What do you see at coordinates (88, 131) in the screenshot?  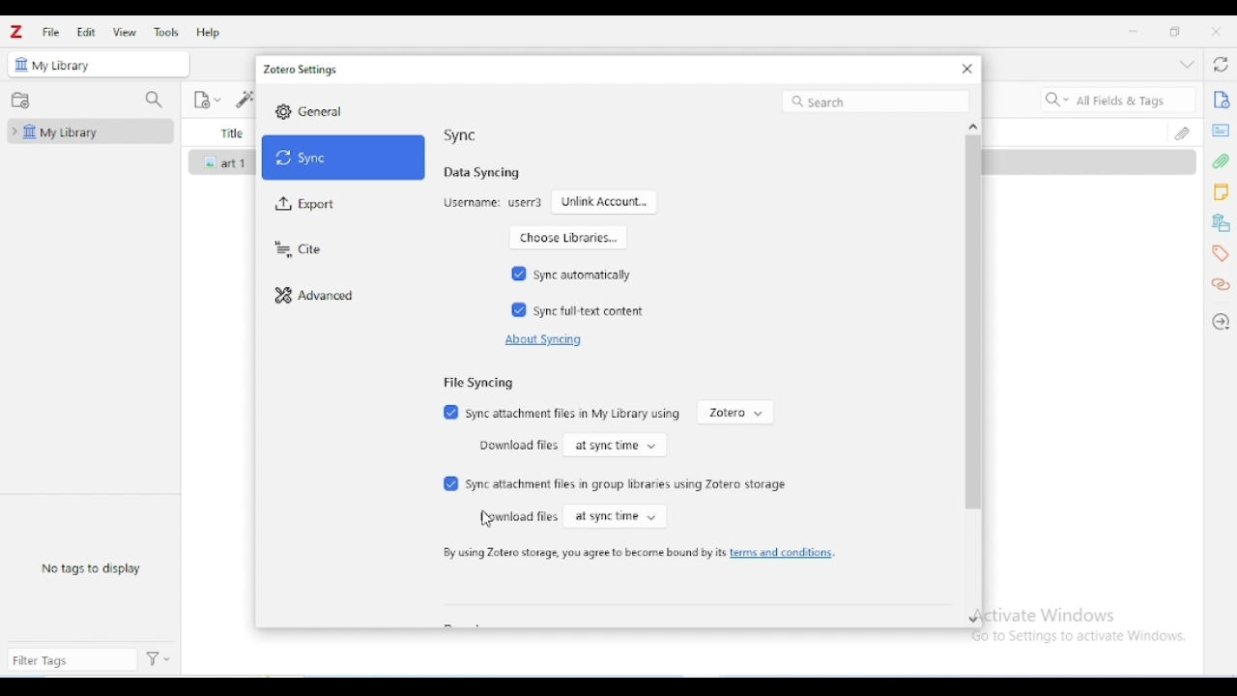 I see `my library` at bounding box center [88, 131].